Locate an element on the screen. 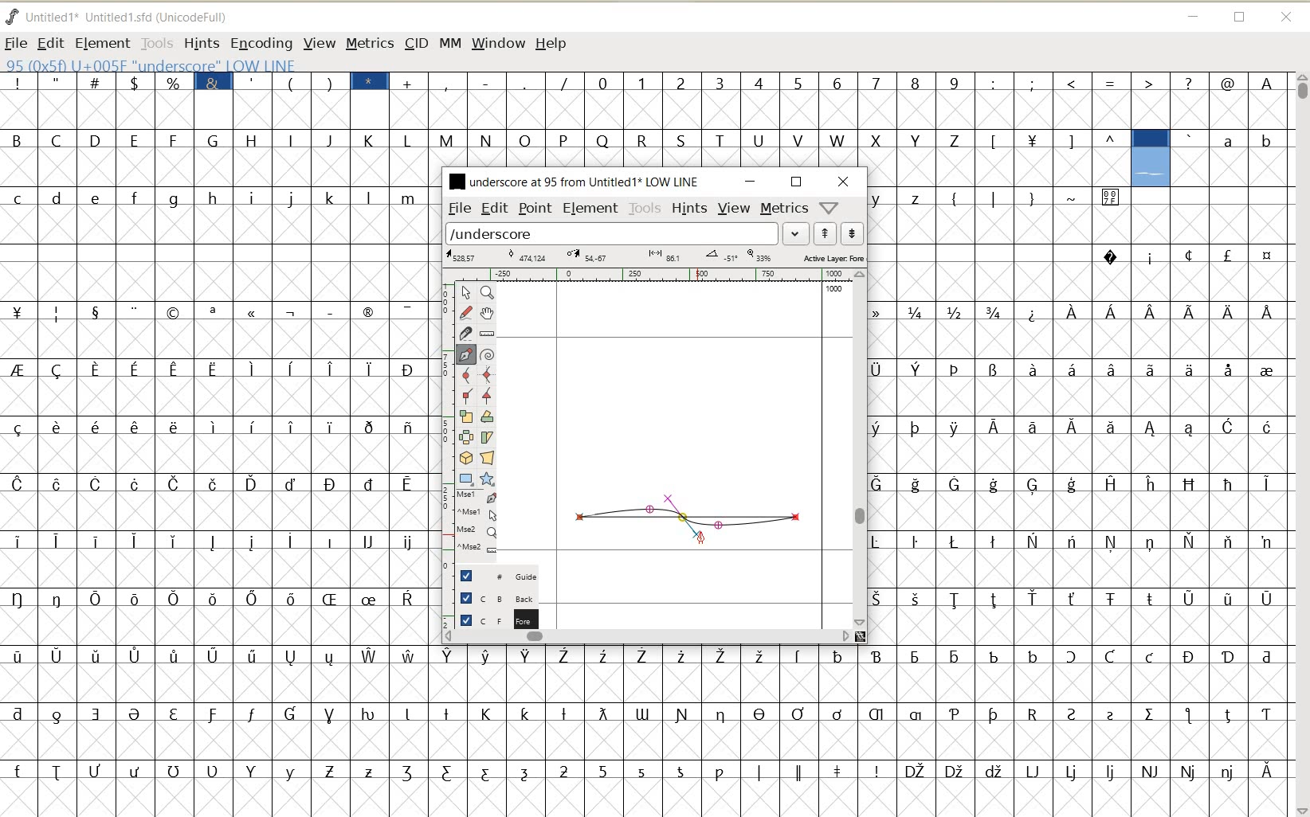 This screenshot has width=1310, height=817. METRICS is located at coordinates (369, 43).